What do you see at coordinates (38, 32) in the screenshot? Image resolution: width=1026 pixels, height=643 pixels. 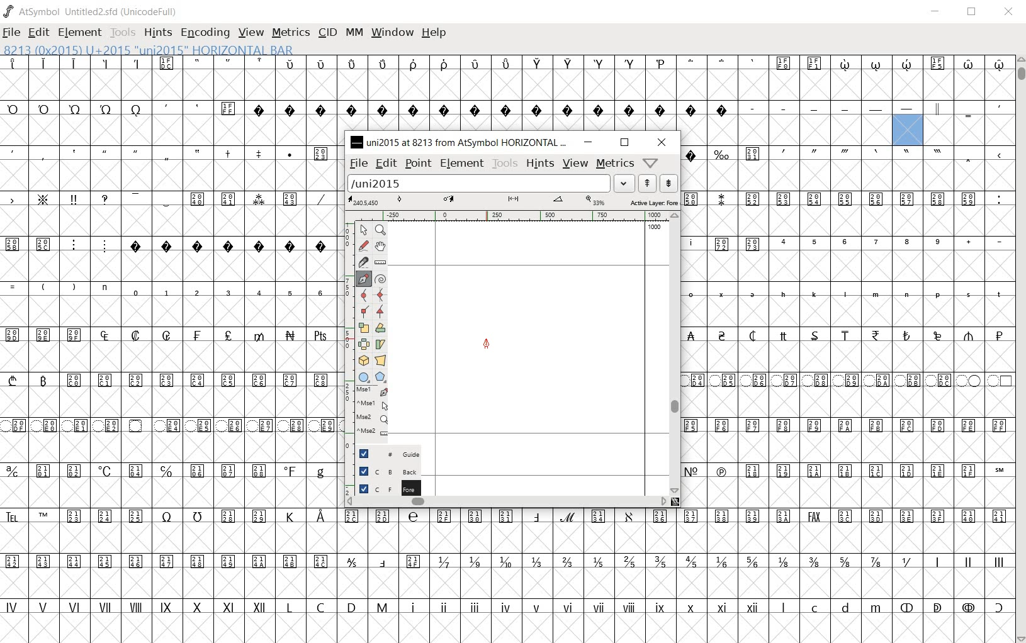 I see `EDIT` at bounding box center [38, 32].